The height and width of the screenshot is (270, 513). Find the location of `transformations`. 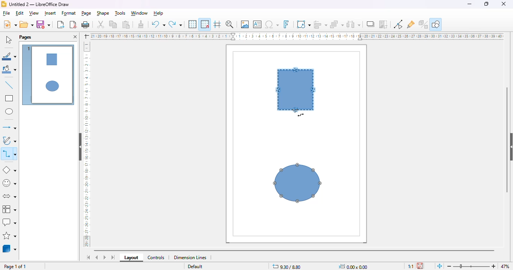

transformations is located at coordinates (303, 24).